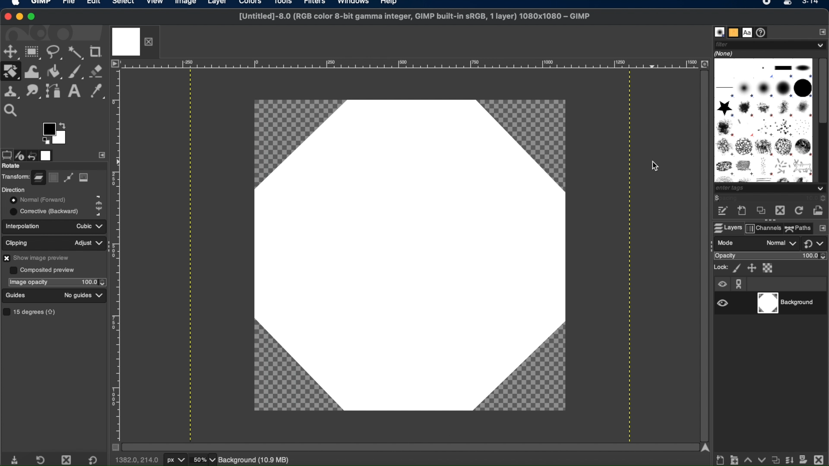 The image size is (829, 466). I want to click on margin, so click(118, 253).